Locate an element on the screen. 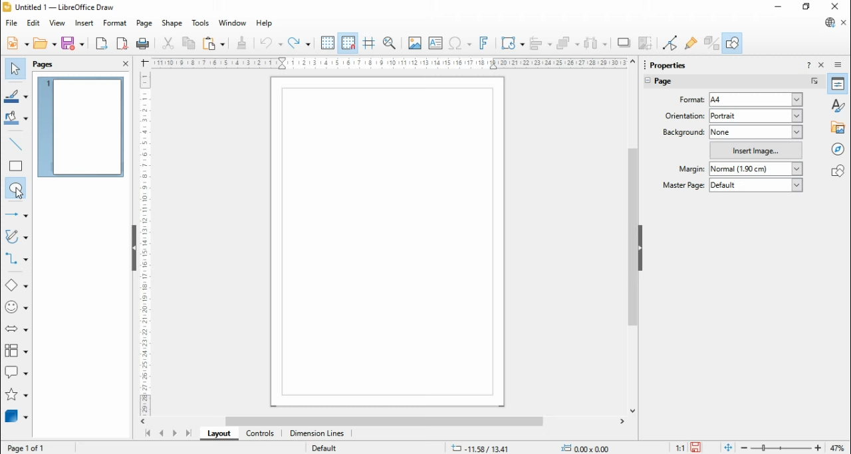 Image resolution: width=851 pixels, height=454 pixels. current zoom level is located at coordinates (837, 448).